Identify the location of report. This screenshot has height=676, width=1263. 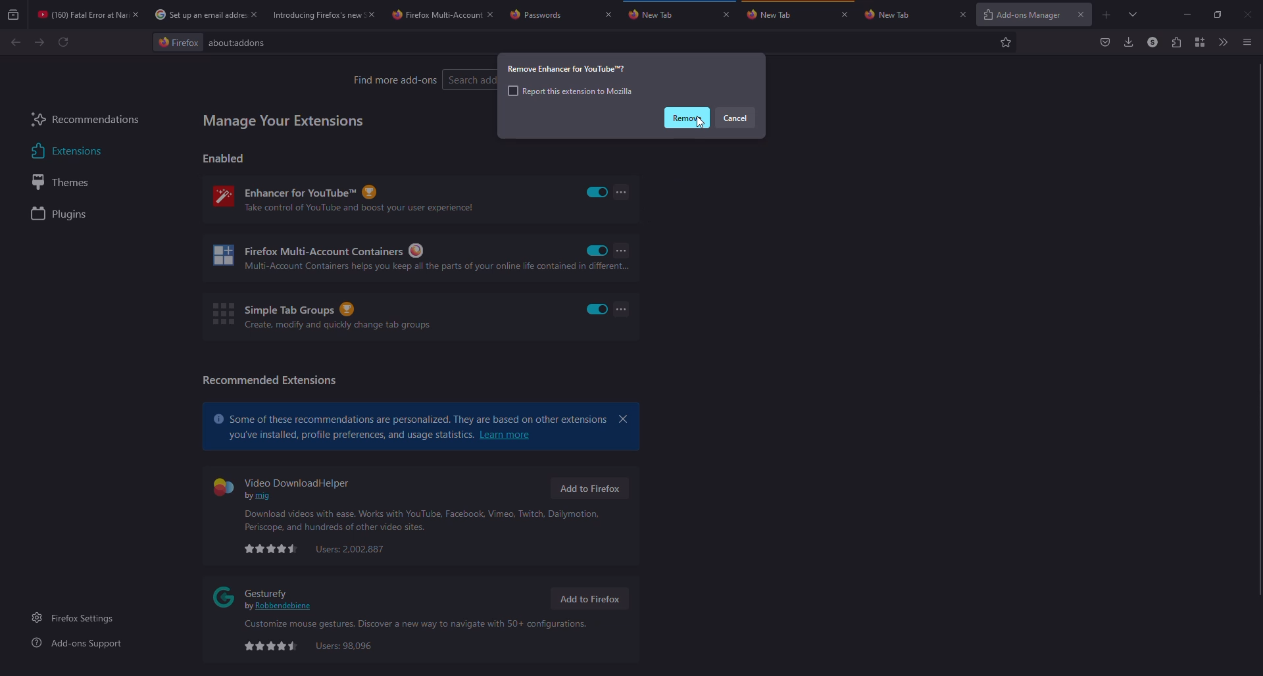
(570, 91).